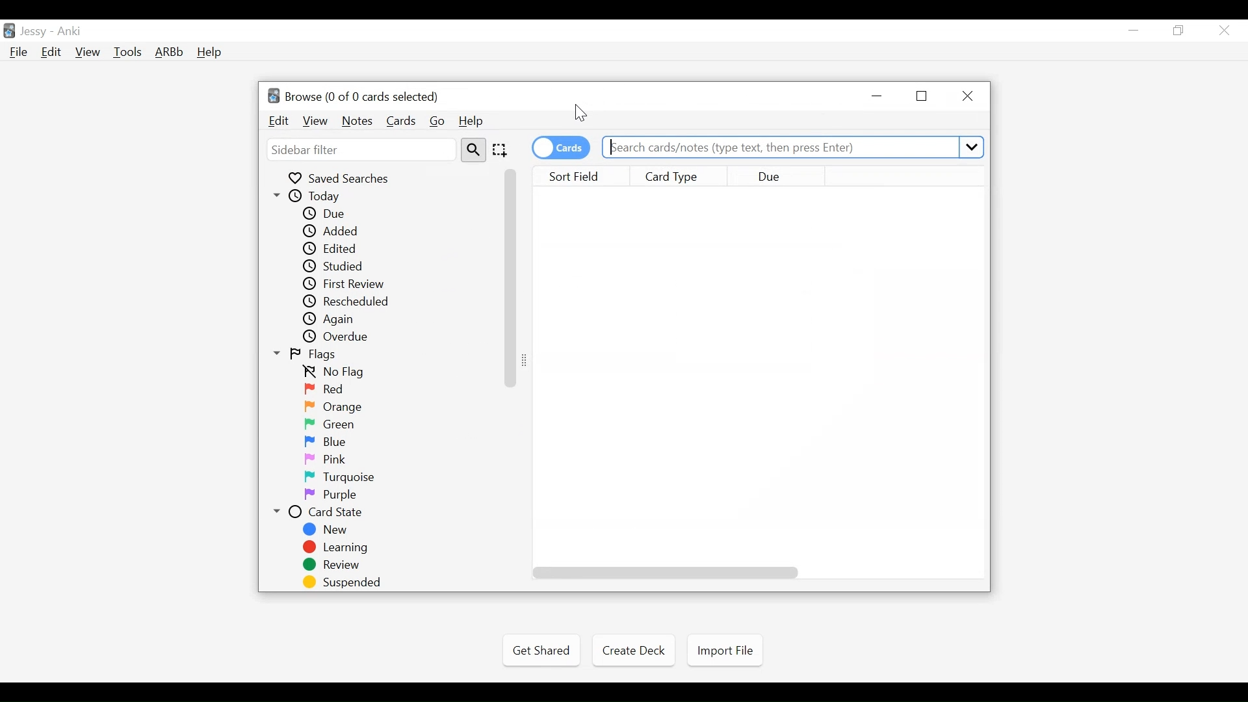 This screenshot has width=1248, height=702. Describe the element at coordinates (171, 51) in the screenshot. I see `Advanced Review Button bar` at that location.